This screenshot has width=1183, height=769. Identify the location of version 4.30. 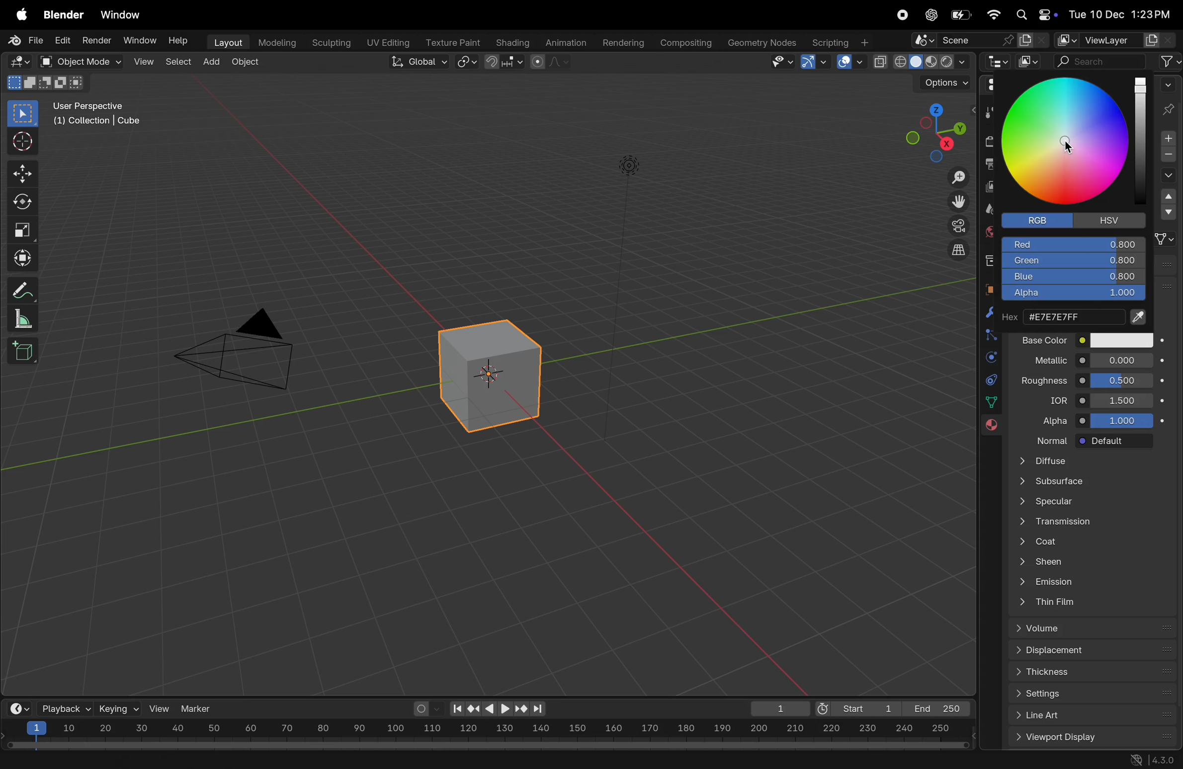
(1150, 761).